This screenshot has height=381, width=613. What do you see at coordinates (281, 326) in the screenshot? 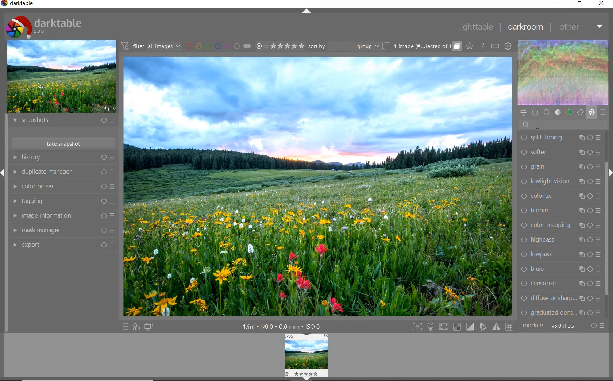
I see `1/inf*f/0.0 mm*ISO 0` at bounding box center [281, 326].